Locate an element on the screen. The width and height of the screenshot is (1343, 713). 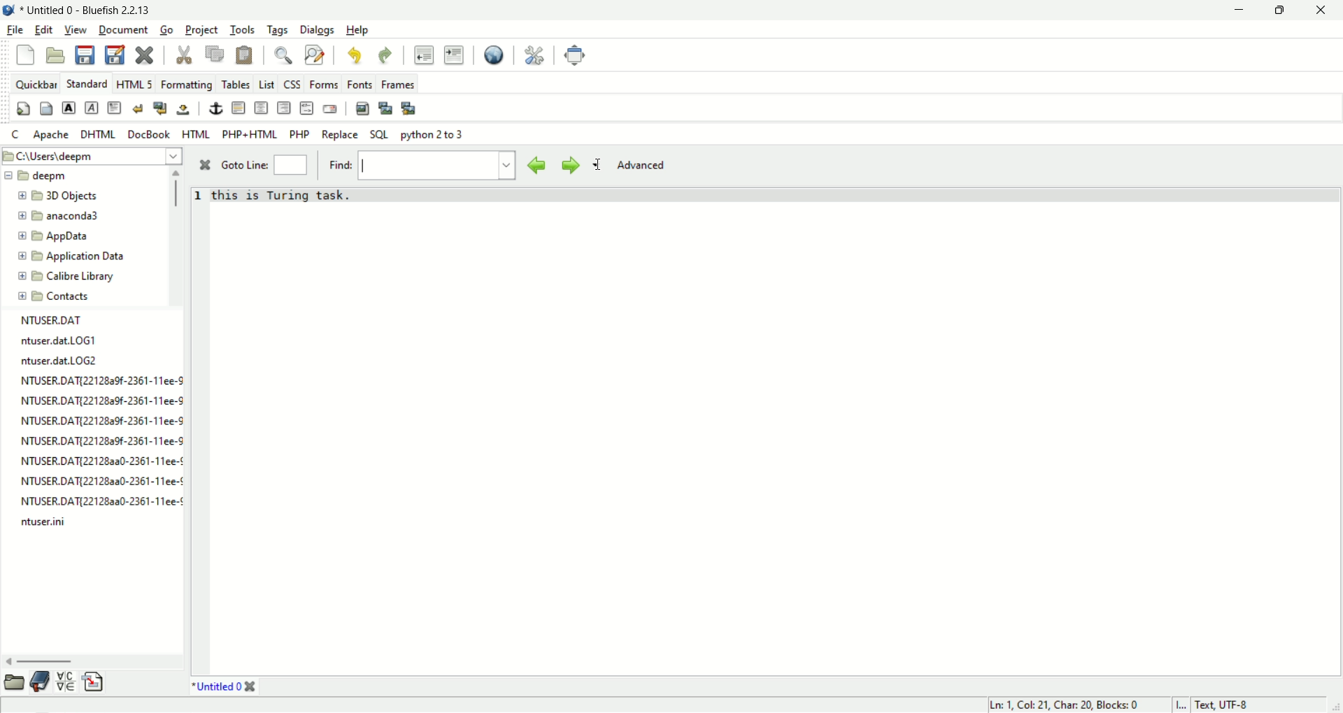
CSS is located at coordinates (293, 85).